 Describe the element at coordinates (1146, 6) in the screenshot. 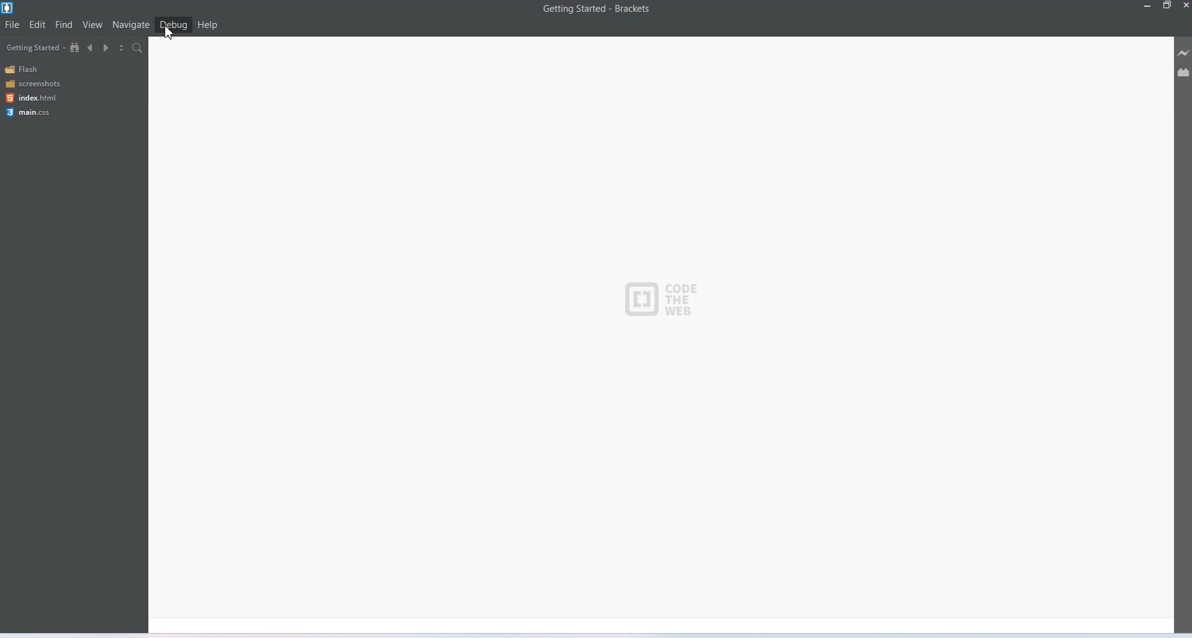

I see `minimize` at that location.